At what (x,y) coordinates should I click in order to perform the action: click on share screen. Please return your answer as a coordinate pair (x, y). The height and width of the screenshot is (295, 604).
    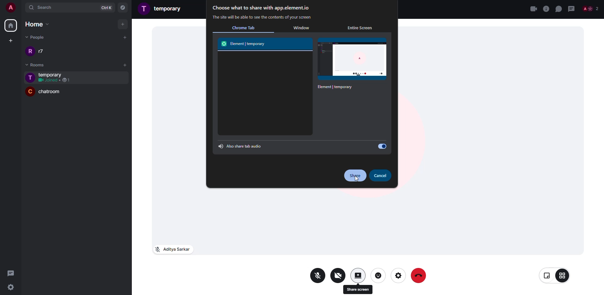
    Looking at the image, I should click on (357, 288).